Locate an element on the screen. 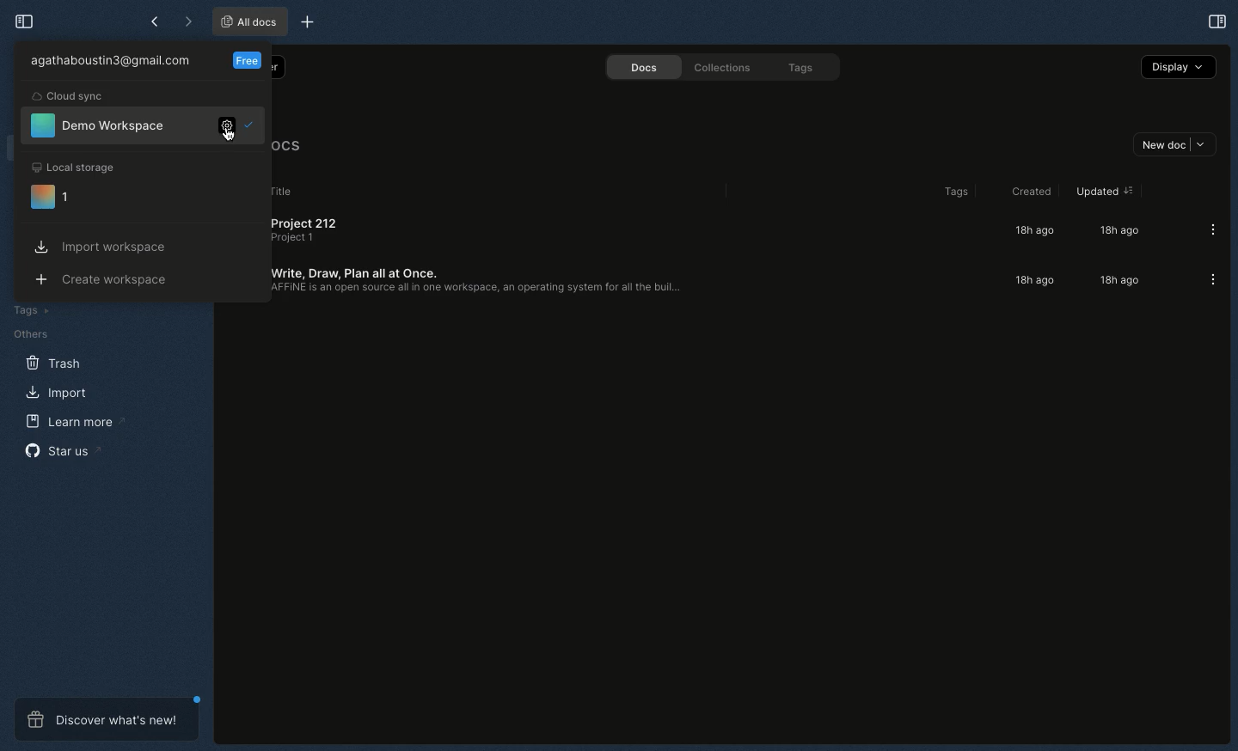 Image resolution: width=1238 pixels, height=751 pixels. Discover what's new! is located at coordinates (107, 720).